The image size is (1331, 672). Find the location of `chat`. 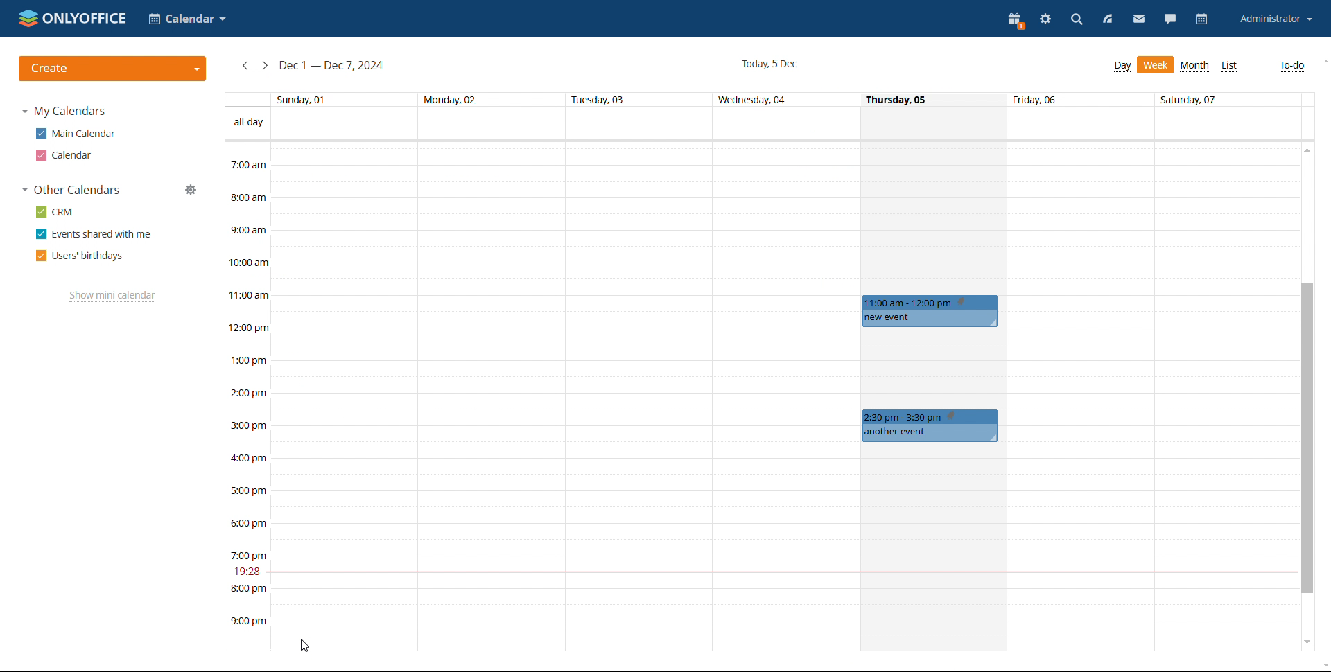

chat is located at coordinates (1170, 21).